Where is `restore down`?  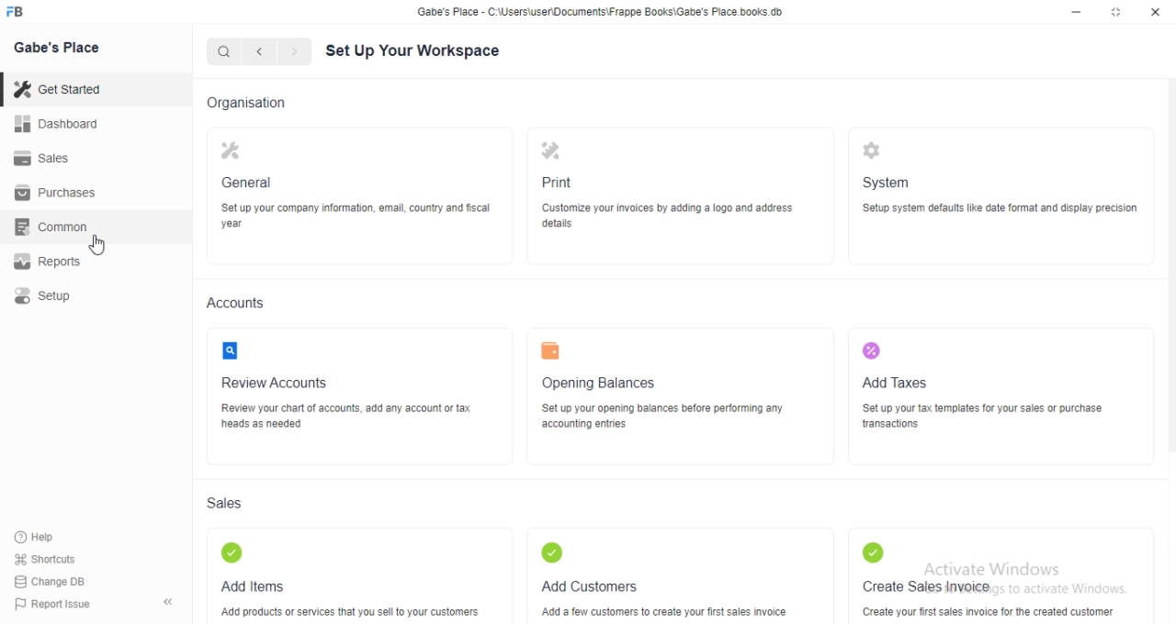
restore down is located at coordinates (1117, 14).